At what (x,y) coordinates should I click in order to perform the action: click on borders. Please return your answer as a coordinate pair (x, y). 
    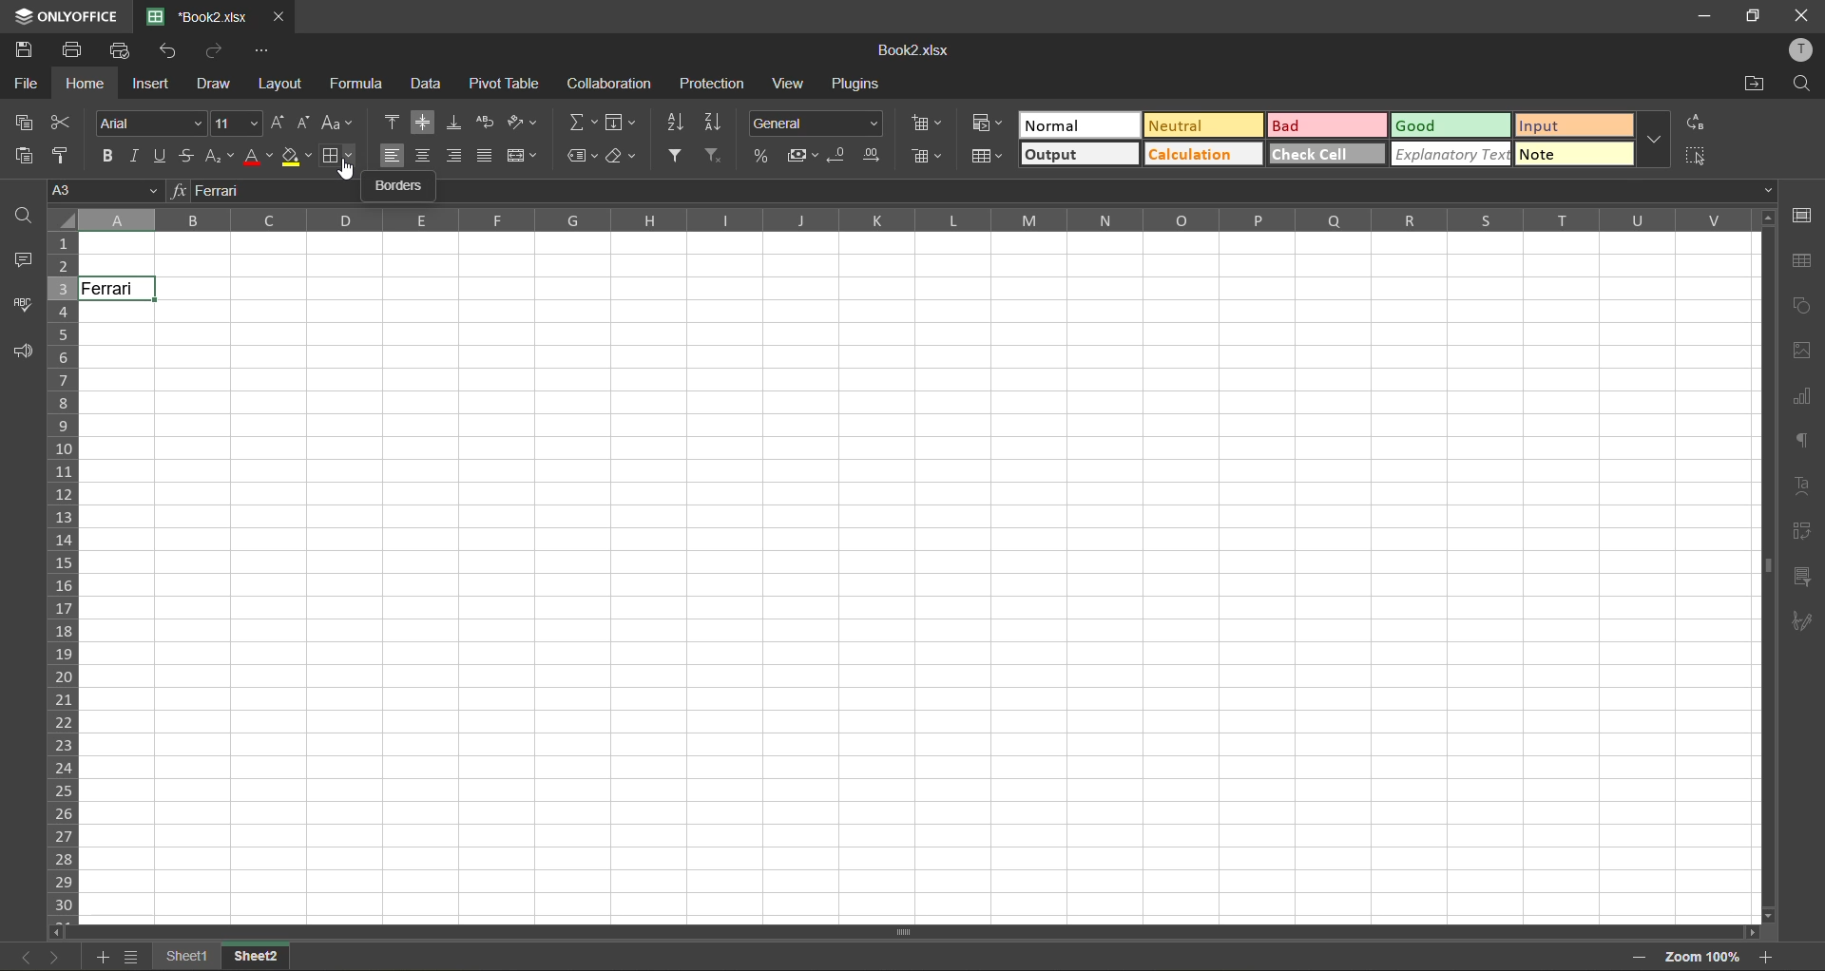
    Looking at the image, I should click on (338, 158).